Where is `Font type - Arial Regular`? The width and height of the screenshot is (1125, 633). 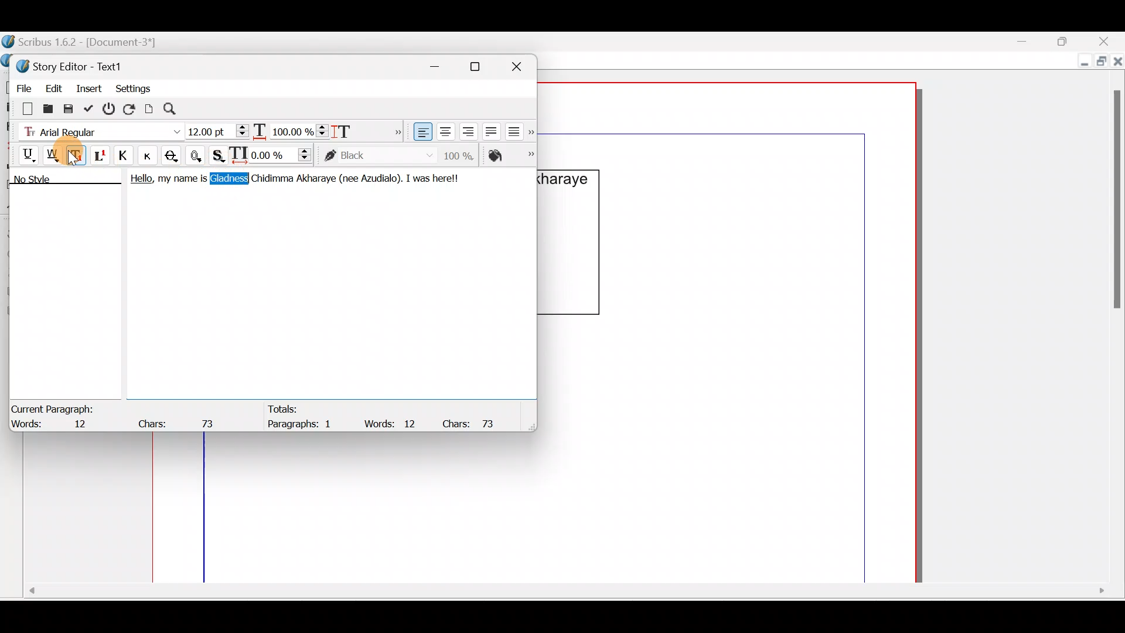
Font type - Arial Regular is located at coordinates (97, 130).